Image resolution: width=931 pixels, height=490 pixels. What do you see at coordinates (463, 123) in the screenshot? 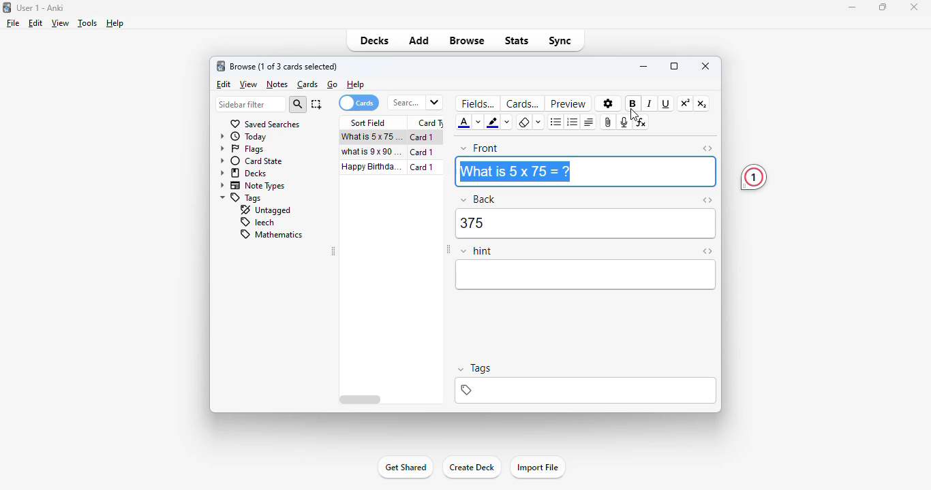
I see `text color` at bounding box center [463, 123].